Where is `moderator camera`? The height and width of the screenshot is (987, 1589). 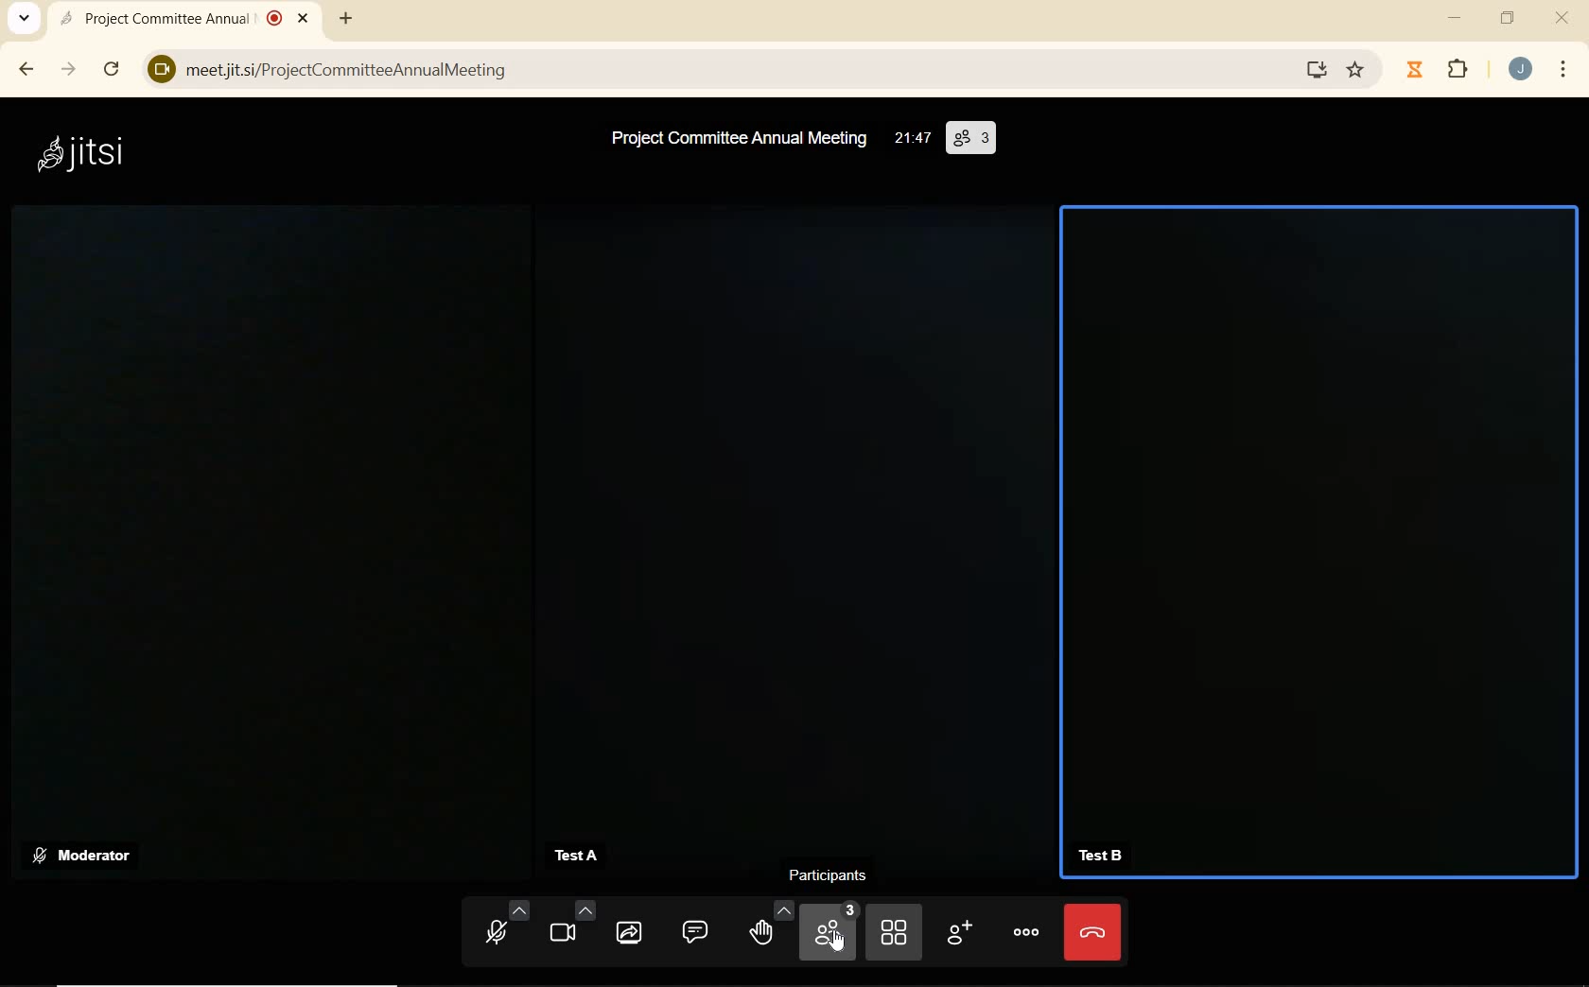 moderator camera is located at coordinates (271, 511).